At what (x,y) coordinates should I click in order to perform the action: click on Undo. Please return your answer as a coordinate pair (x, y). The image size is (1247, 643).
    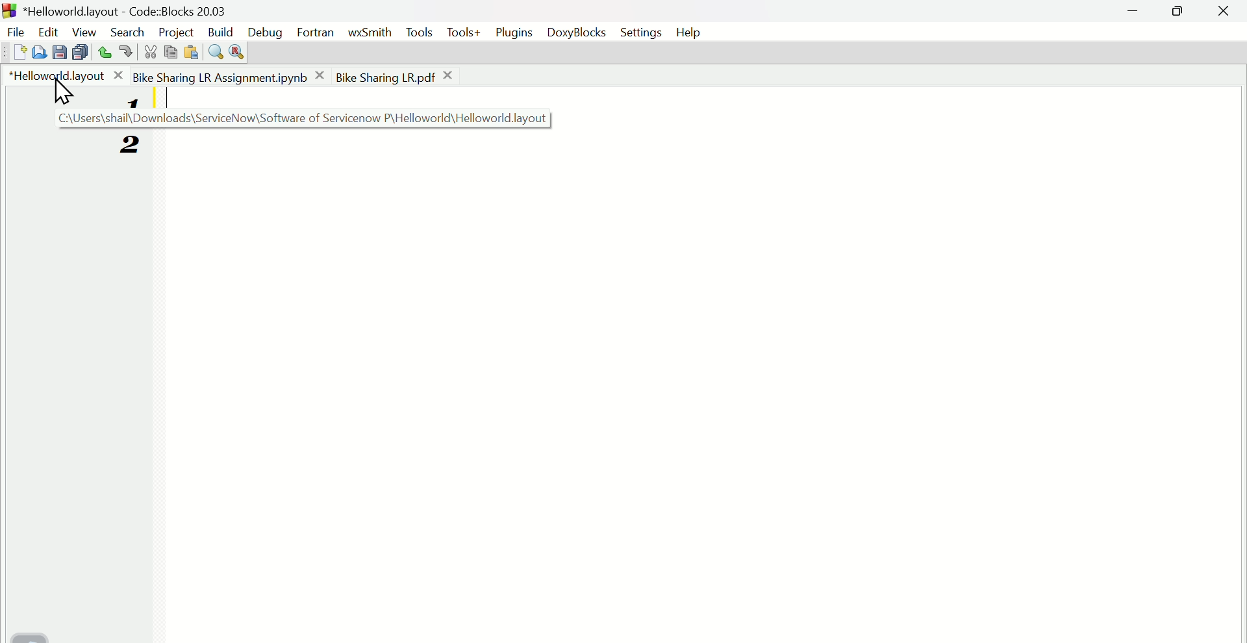
    Looking at the image, I should click on (101, 52).